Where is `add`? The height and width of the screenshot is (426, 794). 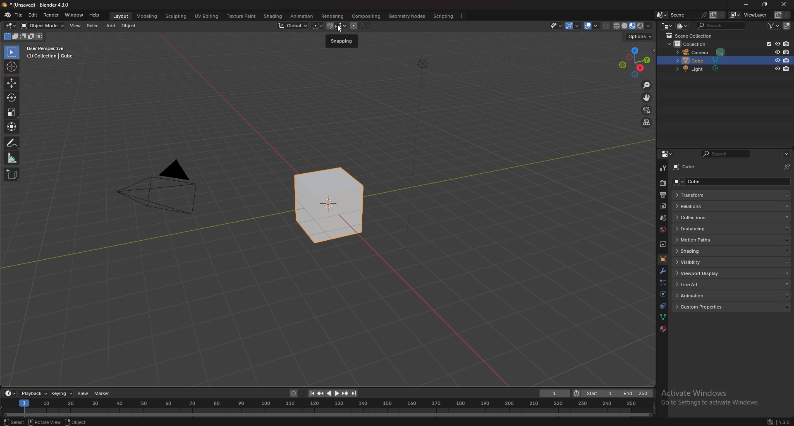
add is located at coordinates (110, 26).